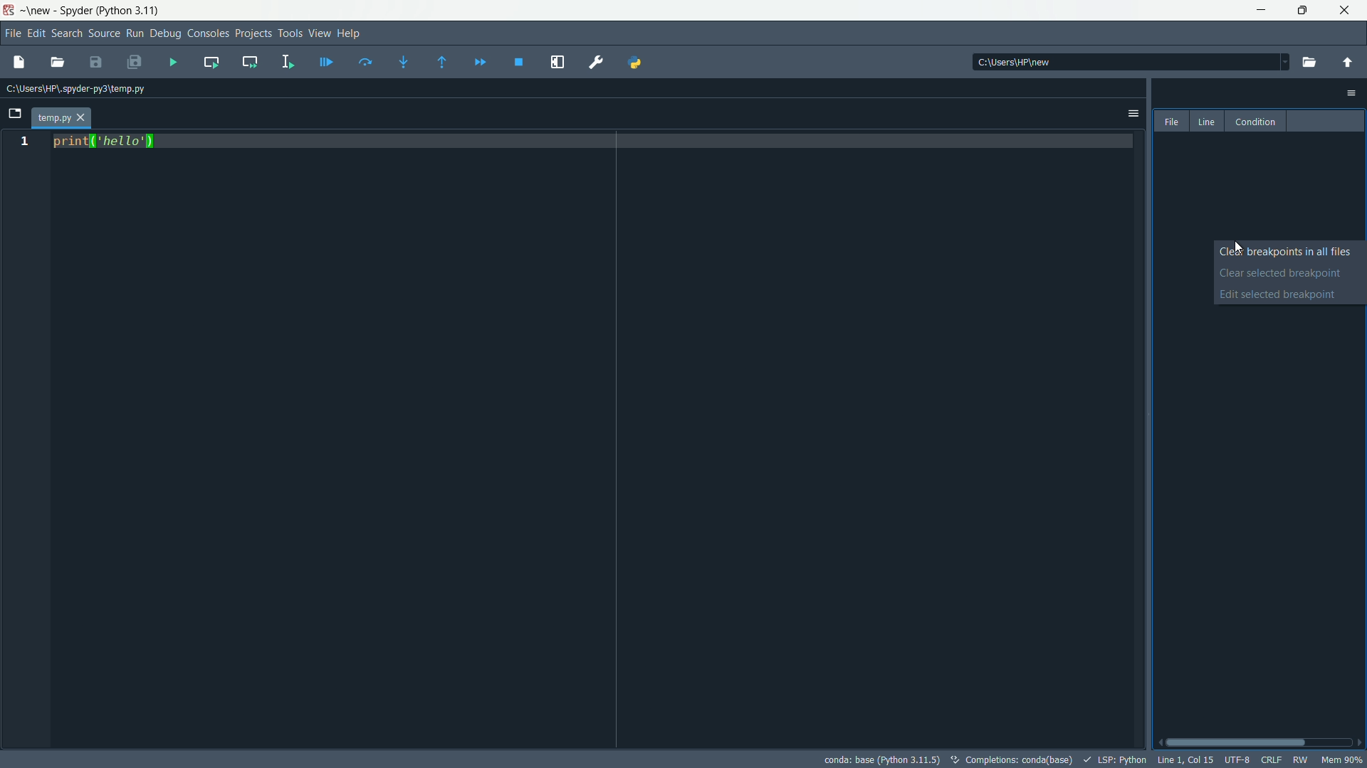  I want to click on debug menu, so click(164, 34).